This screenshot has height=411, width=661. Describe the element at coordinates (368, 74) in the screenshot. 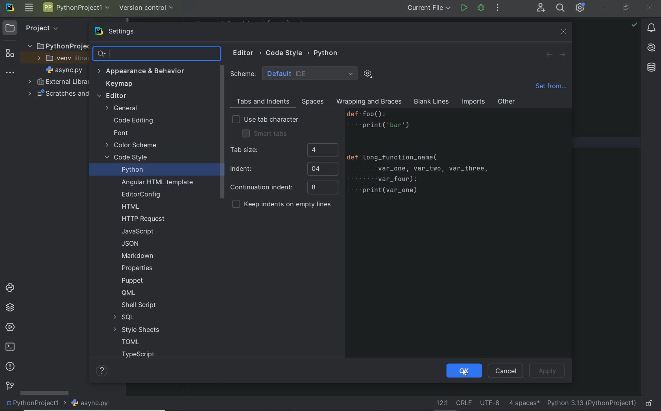

I see `SHOW SCHEME ACTIONS` at that location.